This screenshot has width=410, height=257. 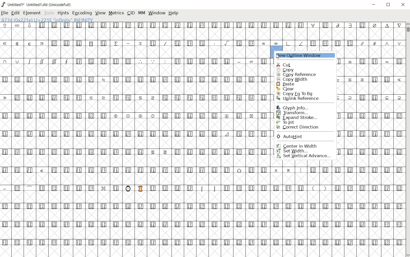 What do you see at coordinates (339, 62) in the screenshot?
I see `Unicode code points` at bounding box center [339, 62].